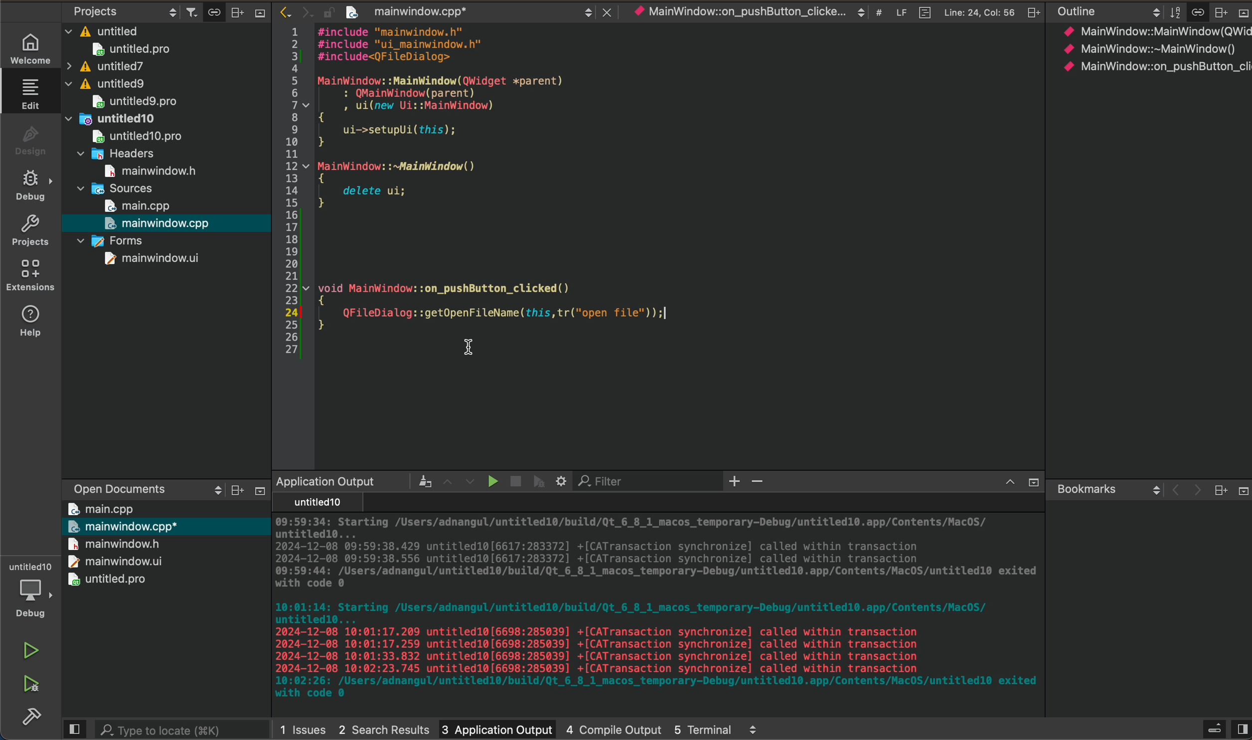  I want to click on untitled.pro, so click(131, 49).